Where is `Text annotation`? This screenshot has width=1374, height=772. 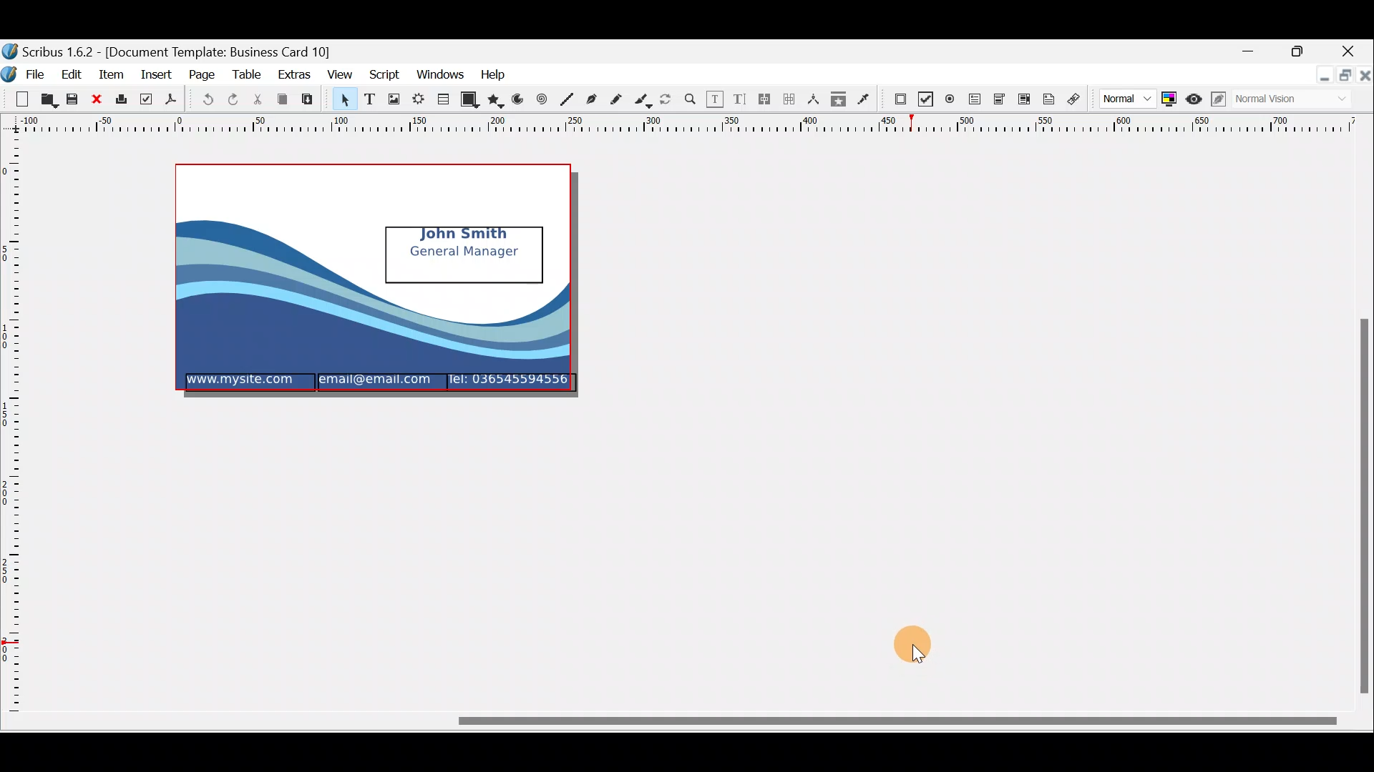
Text annotation is located at coordinates (1048, 100).